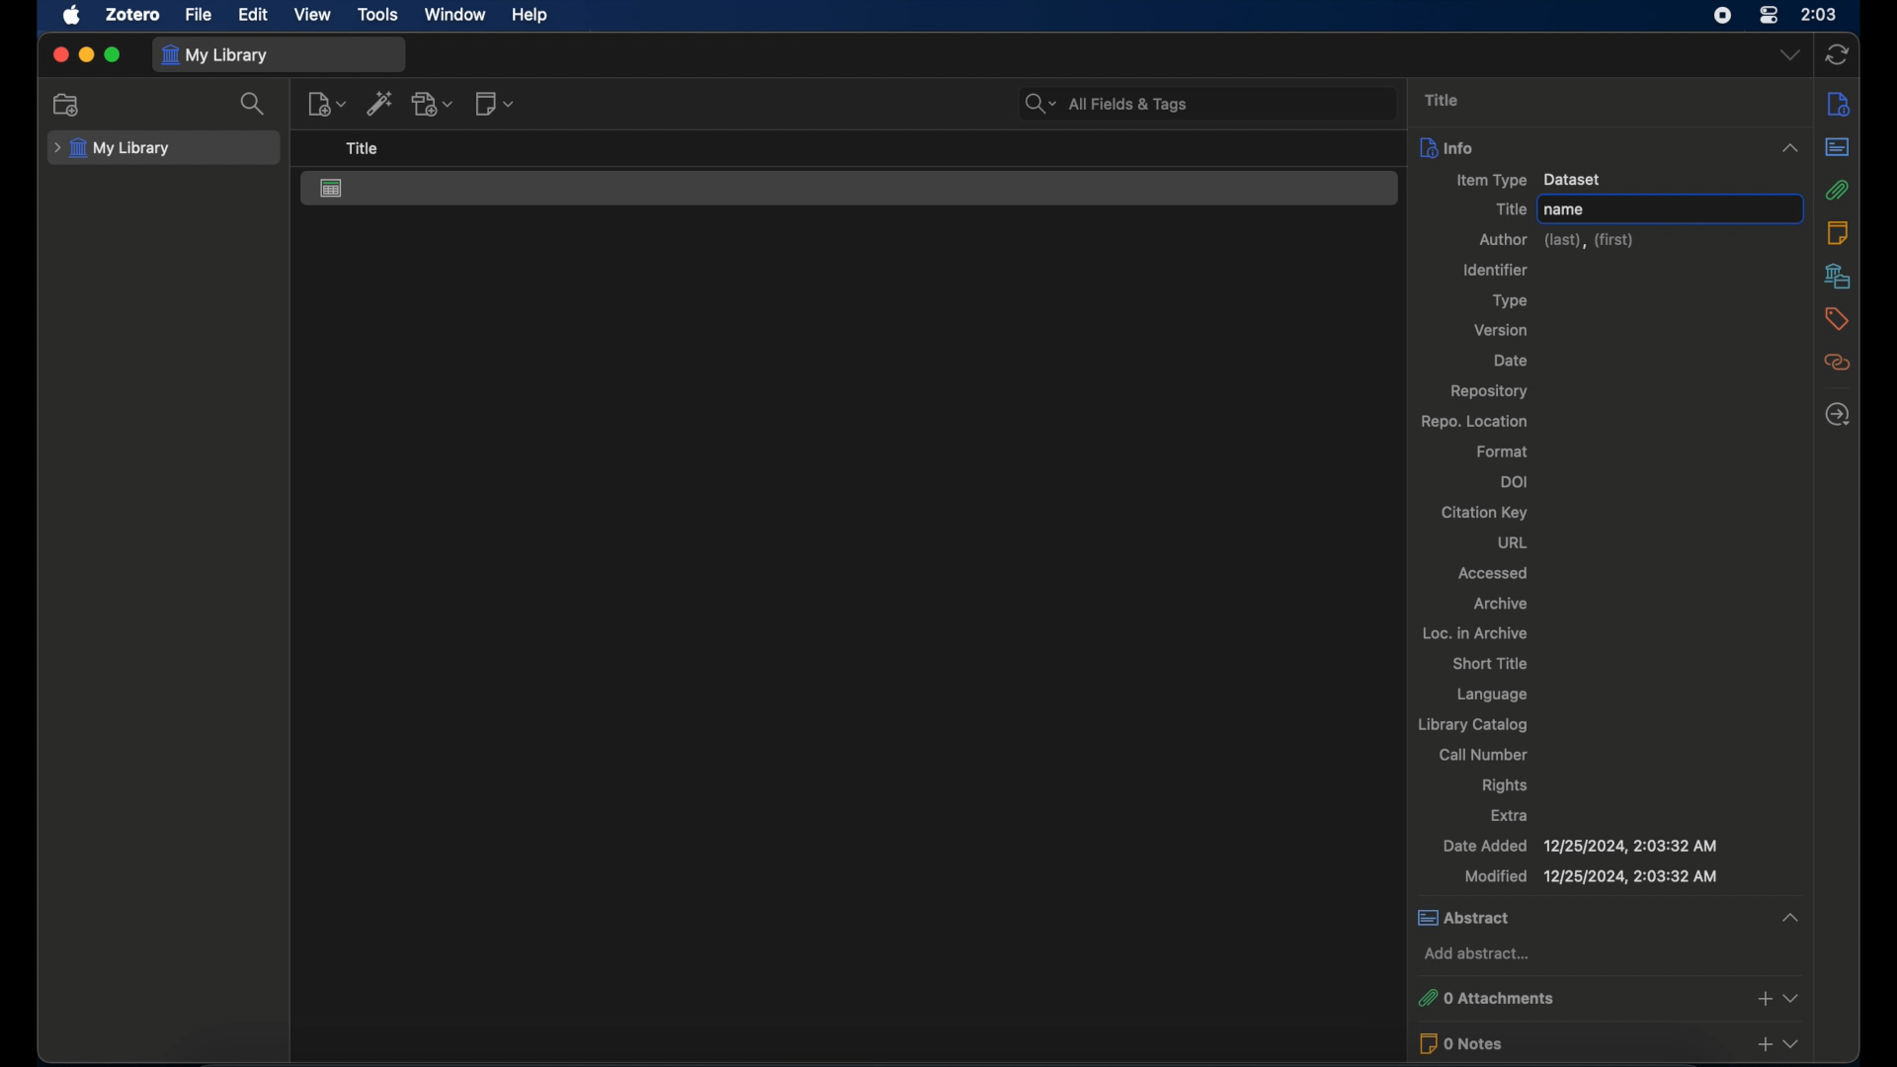 Image resolution: width=1897 pixels, height=1067 pixels. Describe the element at coordinates (435, 104) in the screenshot. I see `add attachment` at that location.